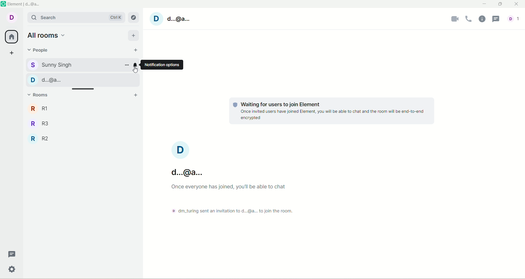 Image resolution: width=525 pixels, height=279 pixels. What do you see at coordinates (40, 49) in the screenshot?
I see `people` at bounding box center [40, 49].